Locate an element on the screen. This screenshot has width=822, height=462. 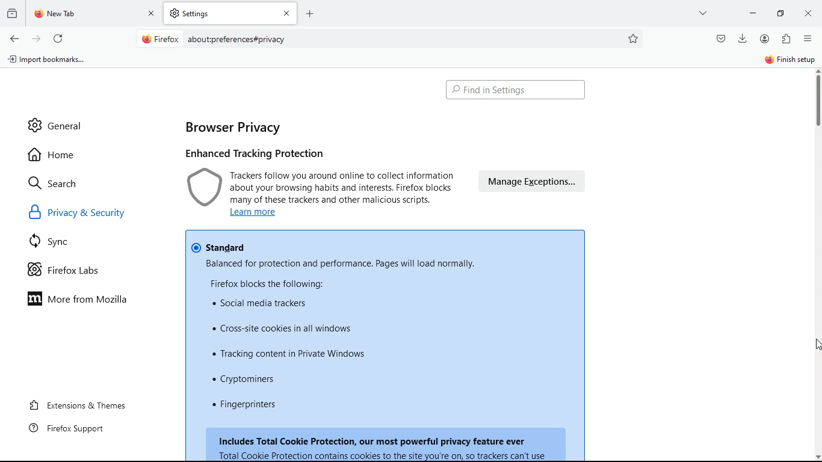
tab is located at coordinates (95, 14).